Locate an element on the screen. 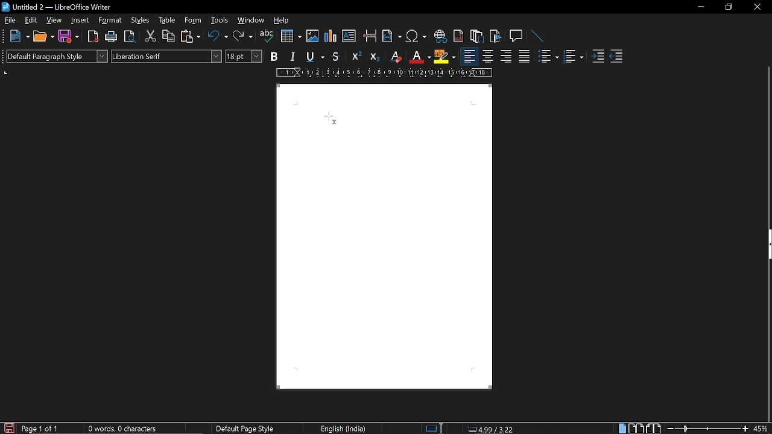 The image size is (772, 434). Default: page style is located at coordinates (245, 429).